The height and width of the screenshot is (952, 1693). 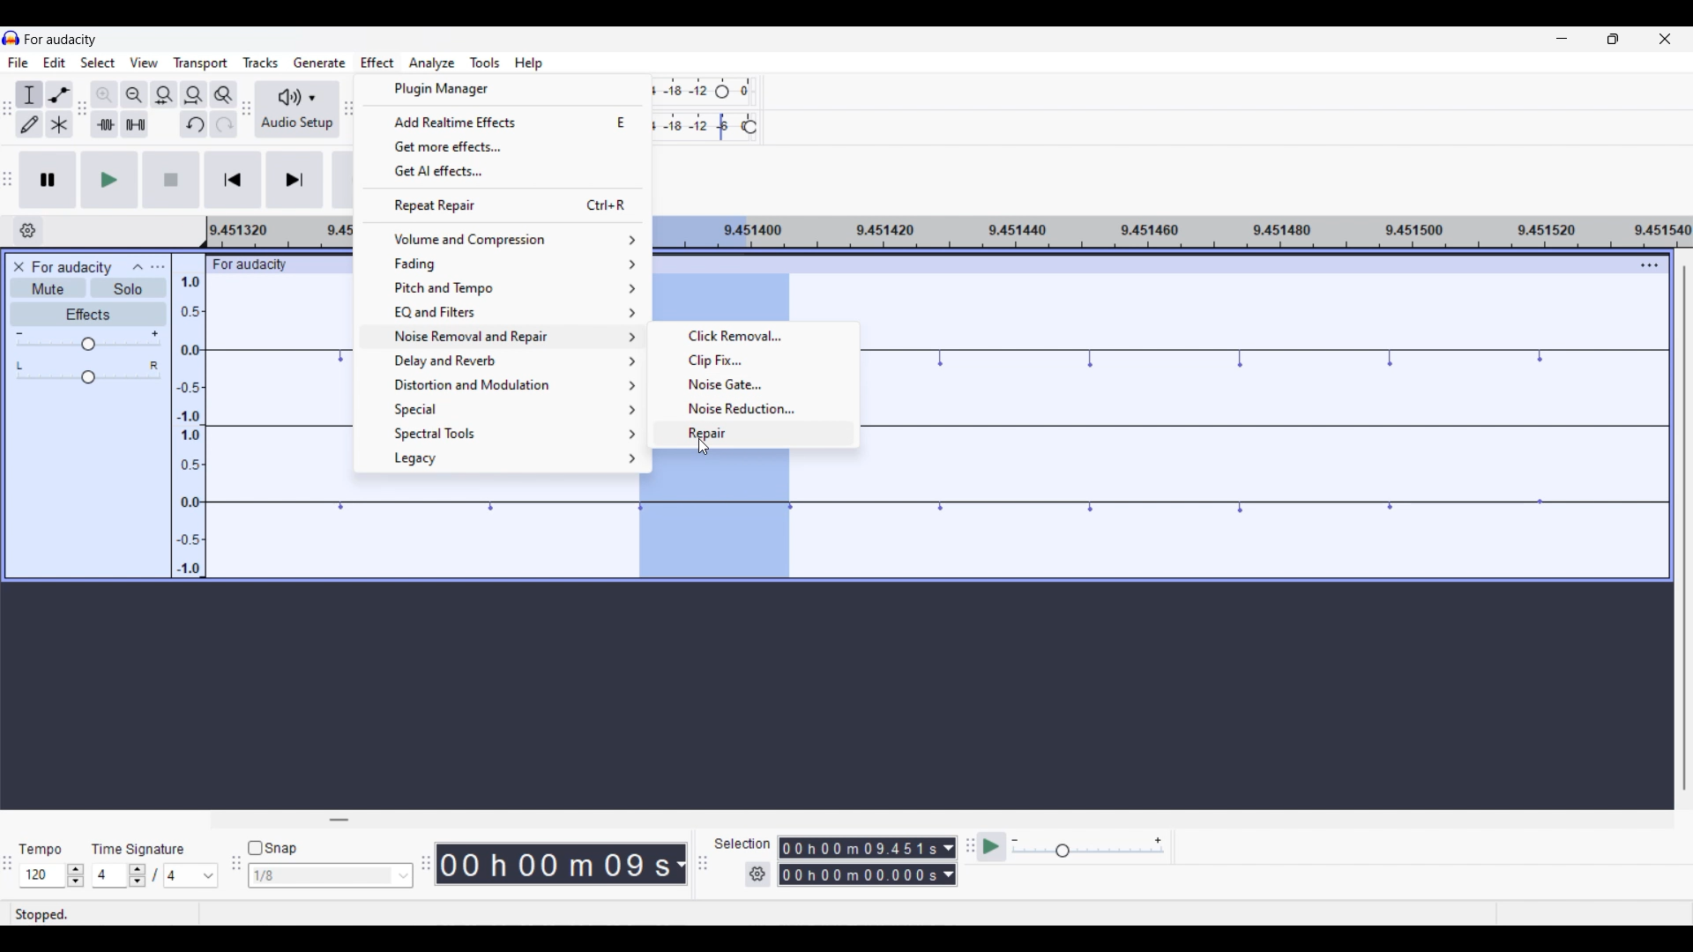 What do you see at coordinates (19, 63) in the screenshot?
I see `File menu` at bounding box center [19, 63].